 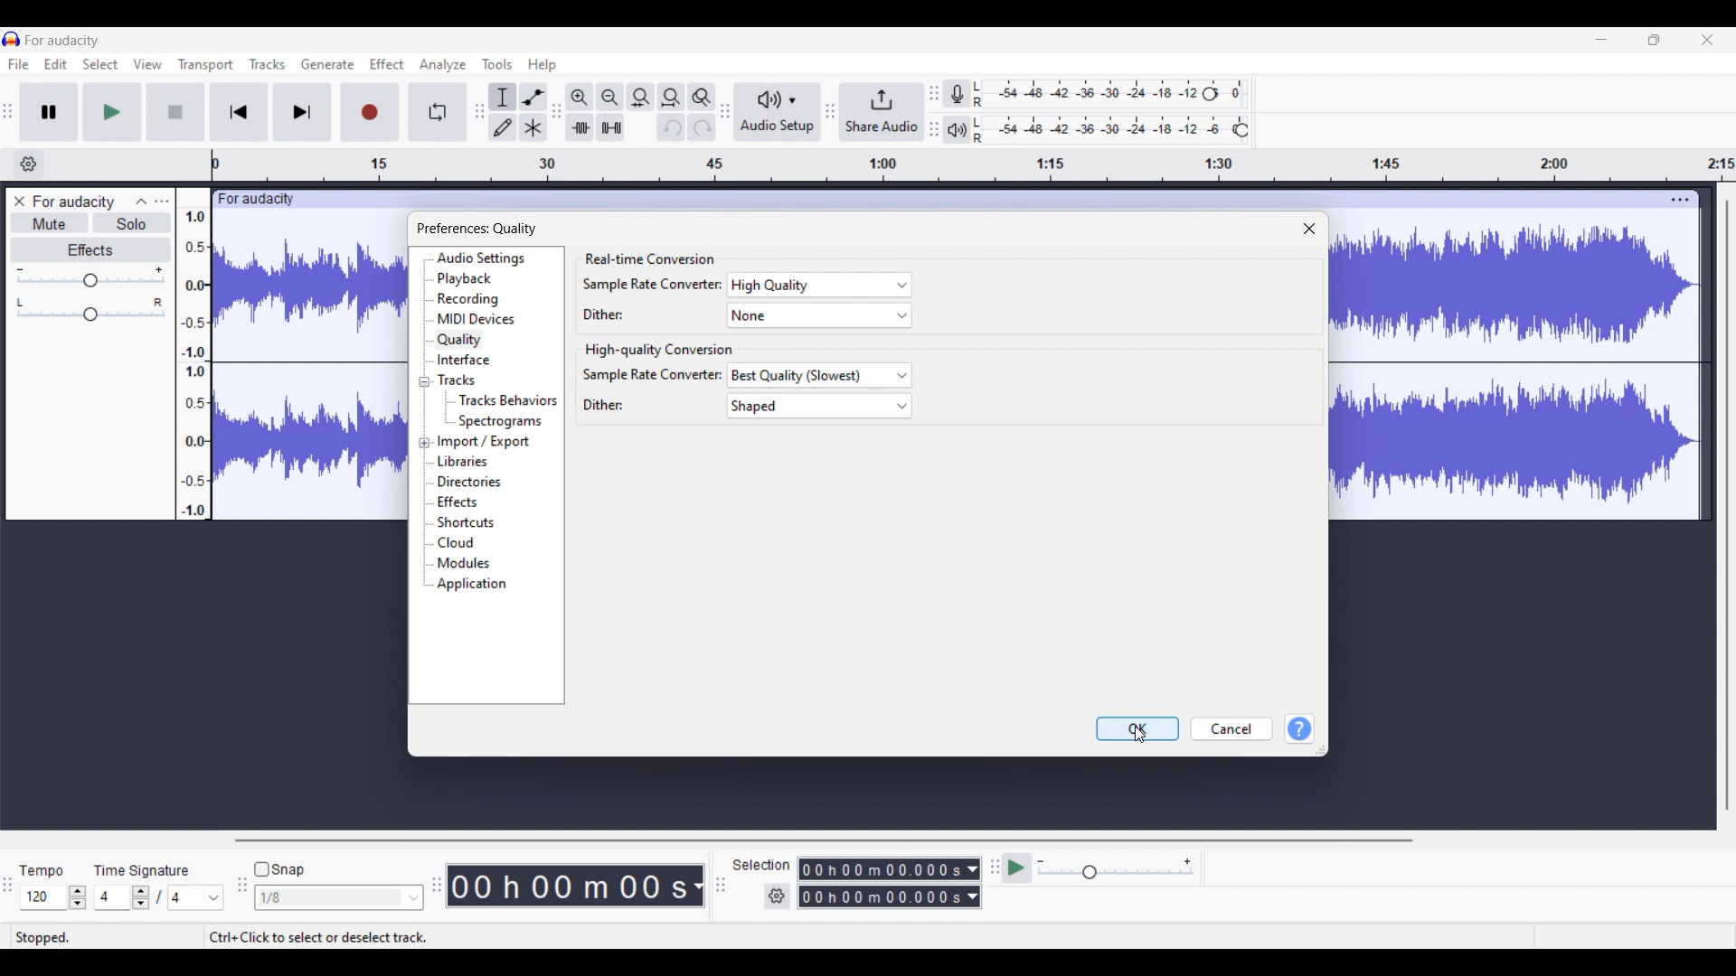 What do you see at coordinates (576, 886) in the screenshot?
I see `Current timestamp of track` at bounding box center [576, 886].